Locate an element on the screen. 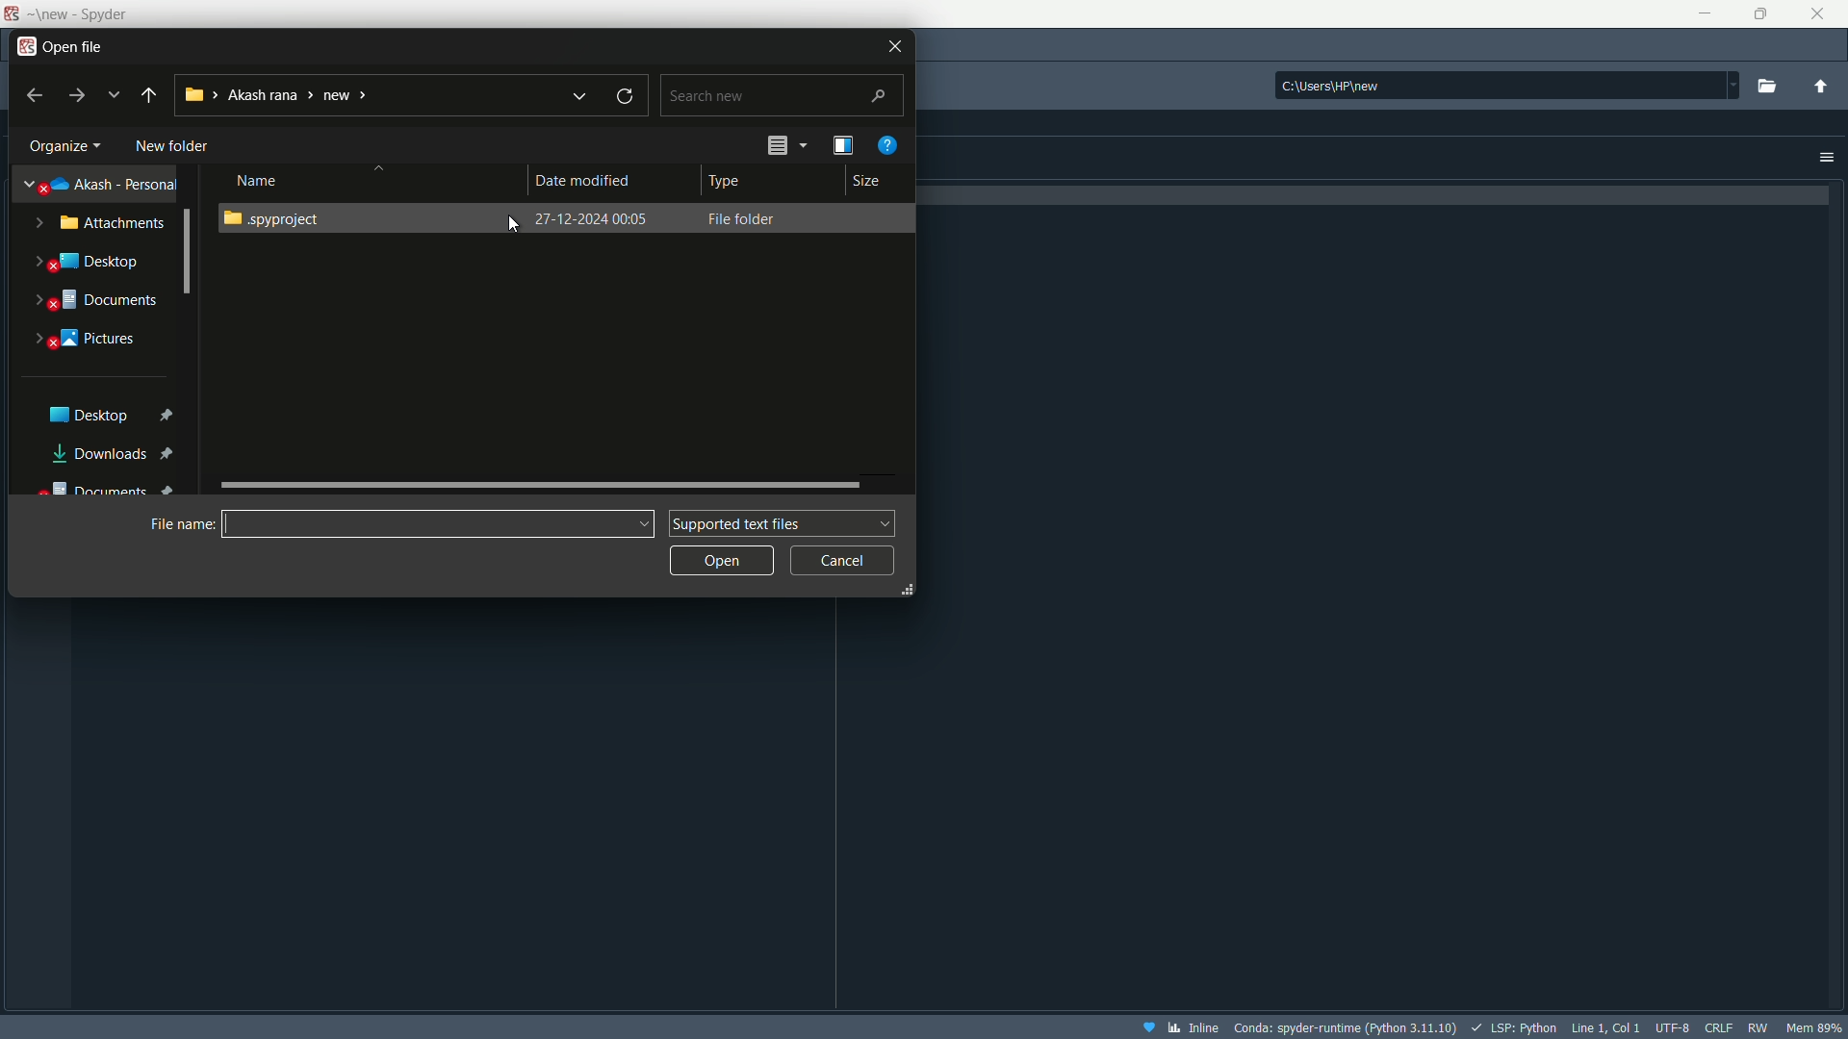  akash-personal is located at coordinates (94, 184).